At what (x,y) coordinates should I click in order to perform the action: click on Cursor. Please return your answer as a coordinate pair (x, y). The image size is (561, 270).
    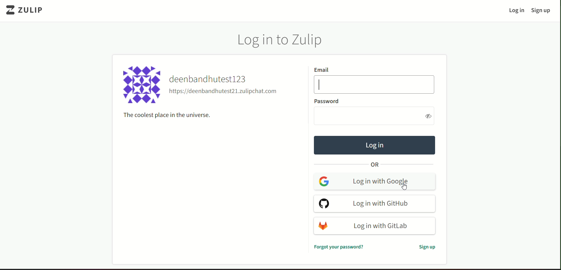
    Looking at the image, I should click on (406, 187).